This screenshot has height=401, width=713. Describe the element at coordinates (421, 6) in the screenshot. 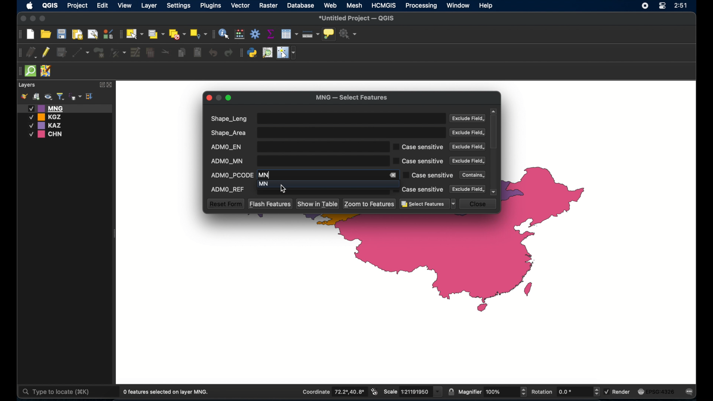

I see `processing` at that location.